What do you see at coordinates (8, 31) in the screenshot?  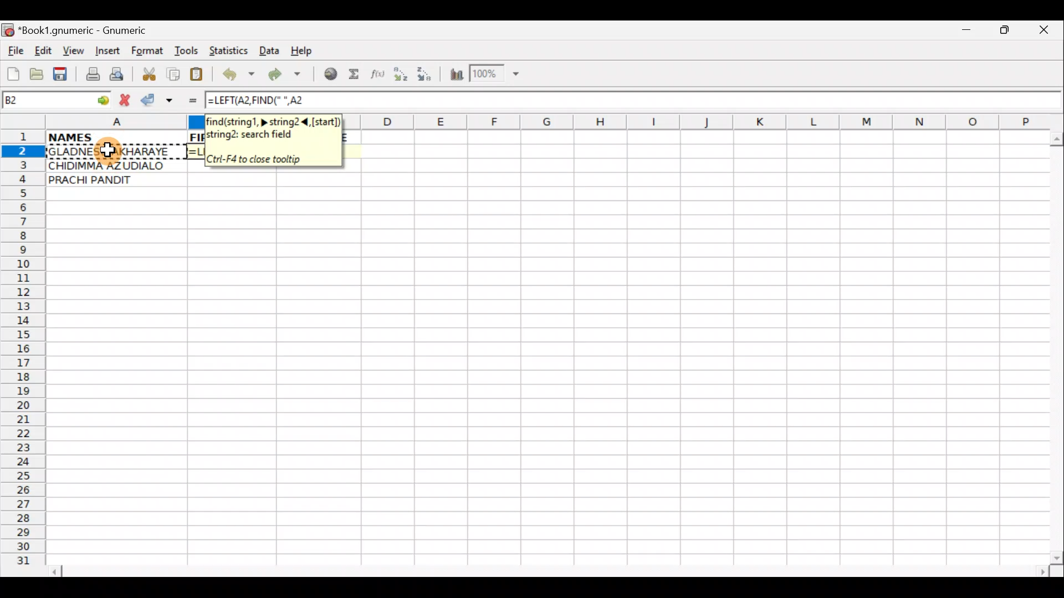 I see `Gnumeric logo` at bounding box center [8, 31].